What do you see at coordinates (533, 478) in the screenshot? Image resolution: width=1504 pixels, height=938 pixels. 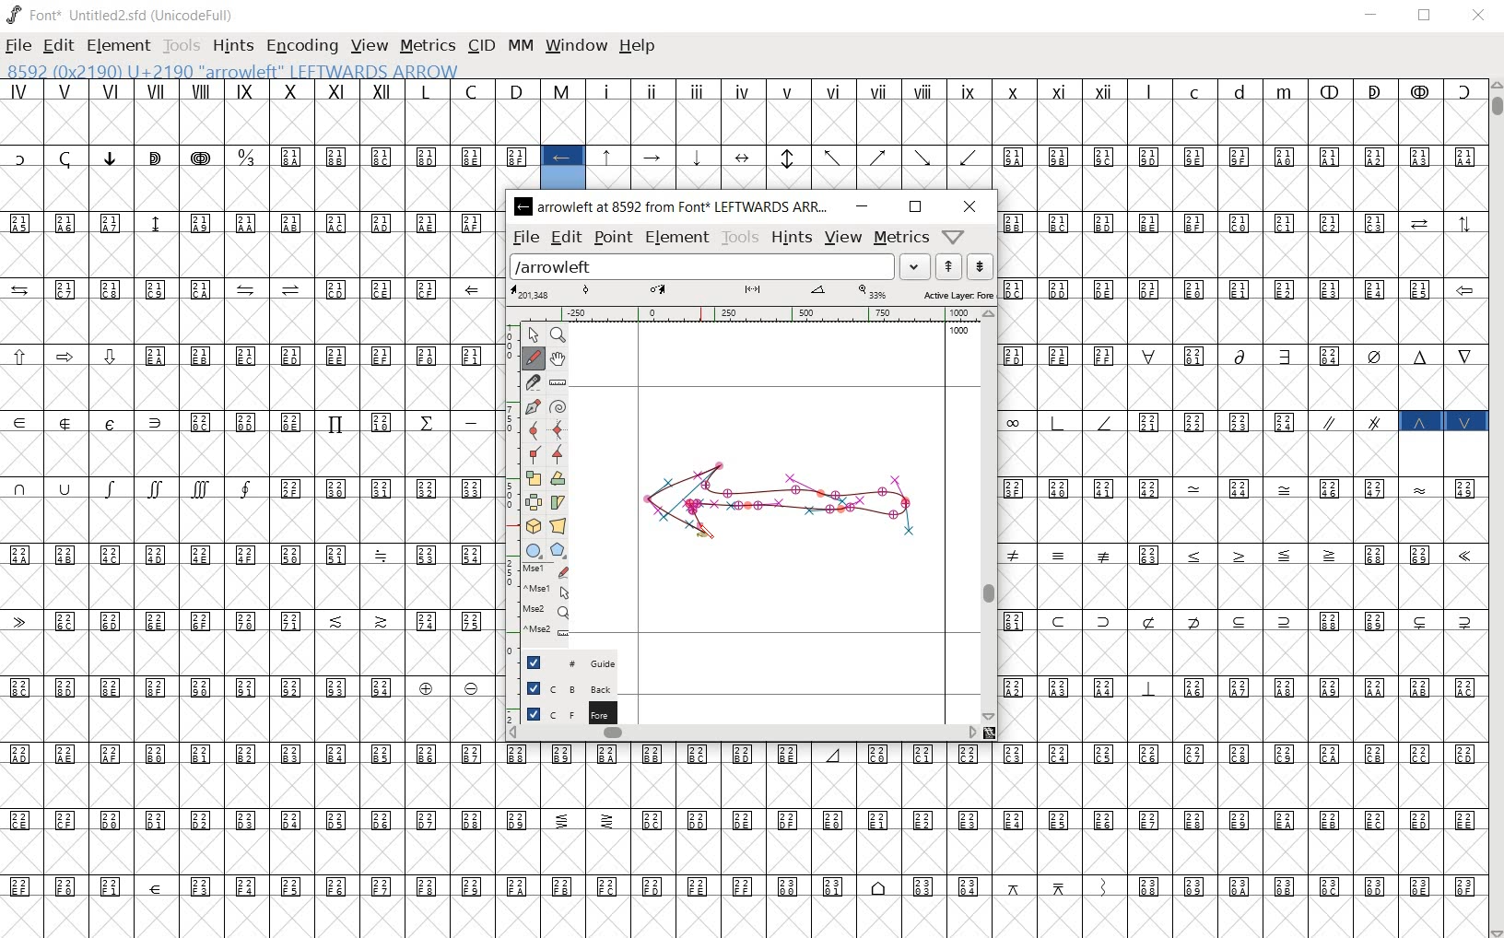 I see `scale the selection` at bounding box center [533, 478].